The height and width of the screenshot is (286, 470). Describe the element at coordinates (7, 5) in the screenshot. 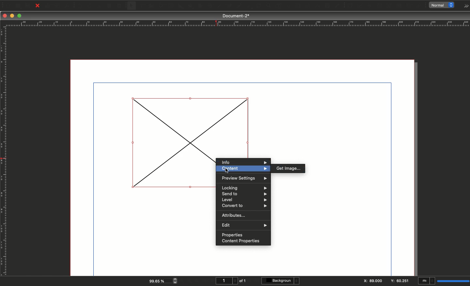

I see `New` at that location.